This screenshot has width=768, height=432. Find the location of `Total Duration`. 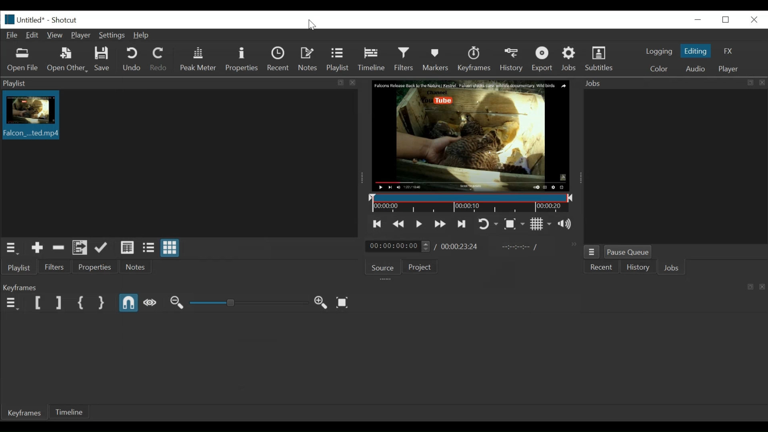

Total Duration is located at coordinates (460, 247).